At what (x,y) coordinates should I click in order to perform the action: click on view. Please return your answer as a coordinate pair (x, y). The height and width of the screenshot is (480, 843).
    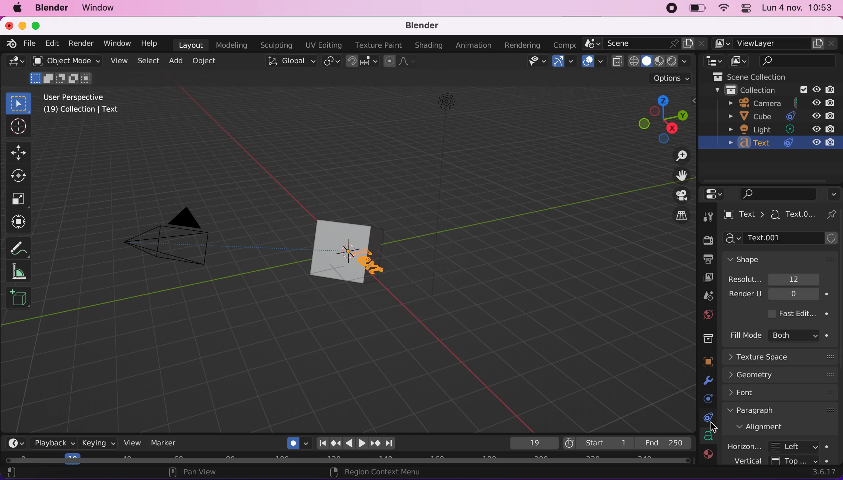
    Looking at the image, I should click on (121, 62).